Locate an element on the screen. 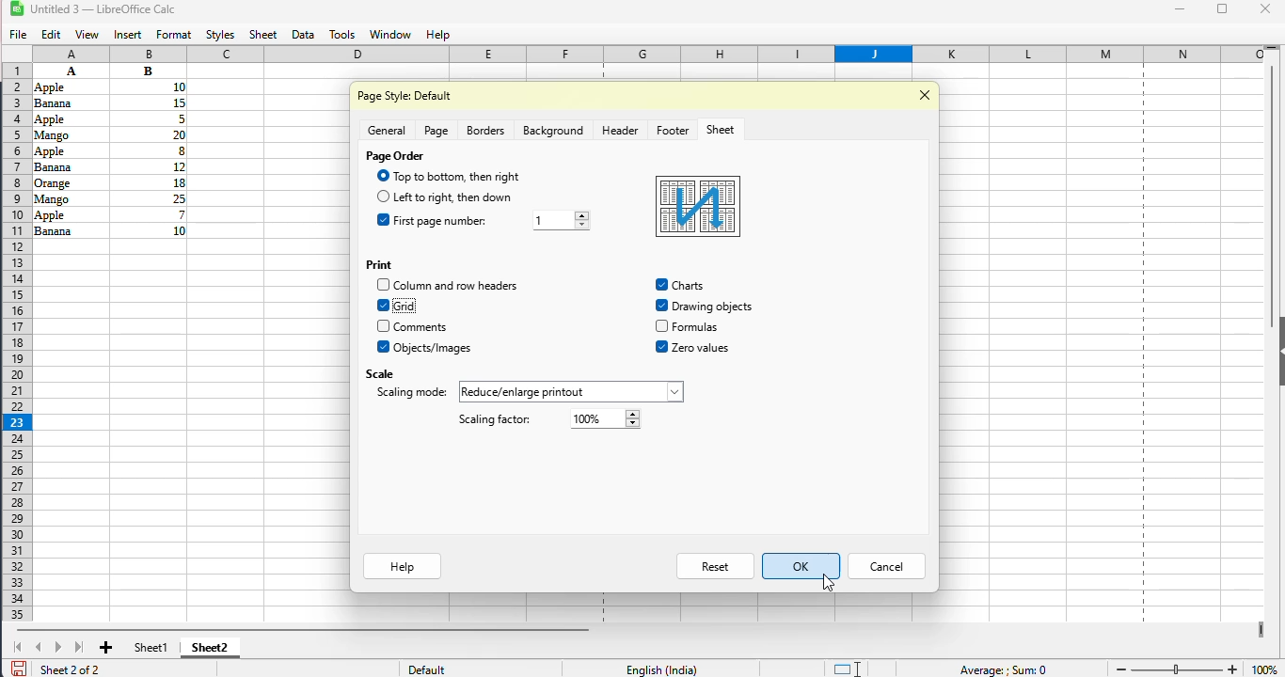 The height and width of the screenshot is (677, 1285).  is located at coordinates (691, 286).